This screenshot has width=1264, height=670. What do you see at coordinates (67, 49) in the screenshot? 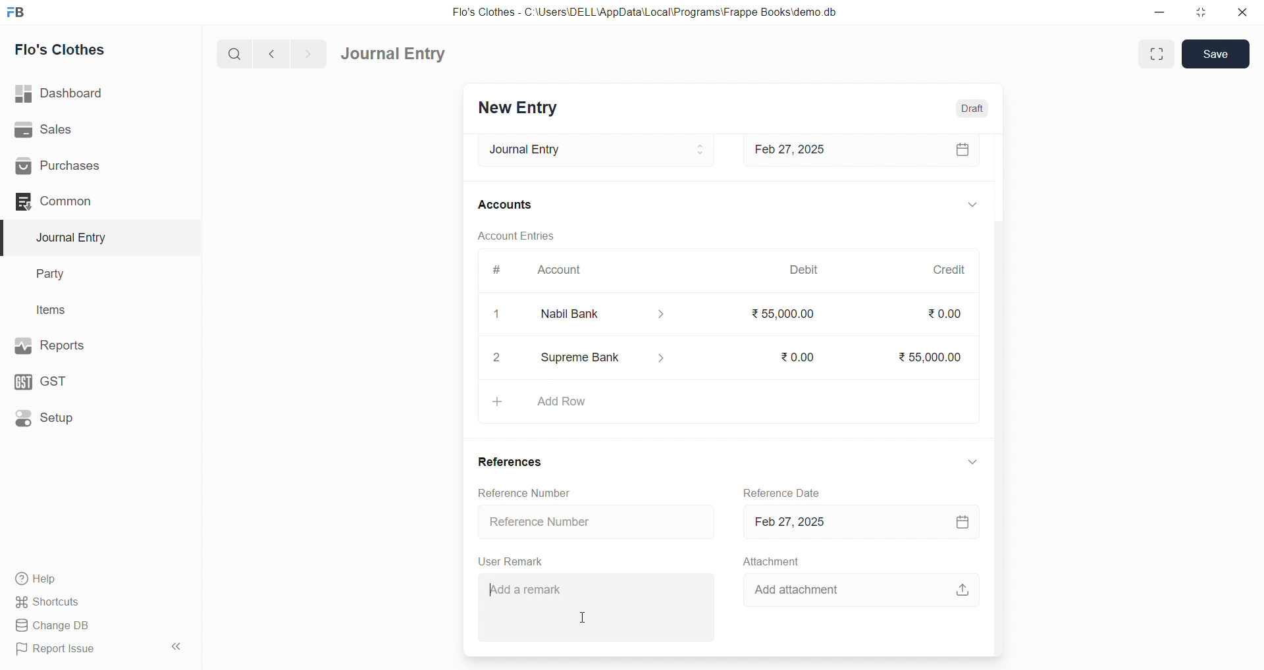
I see `Flo's Clothes` at bounding box center [67, 49].